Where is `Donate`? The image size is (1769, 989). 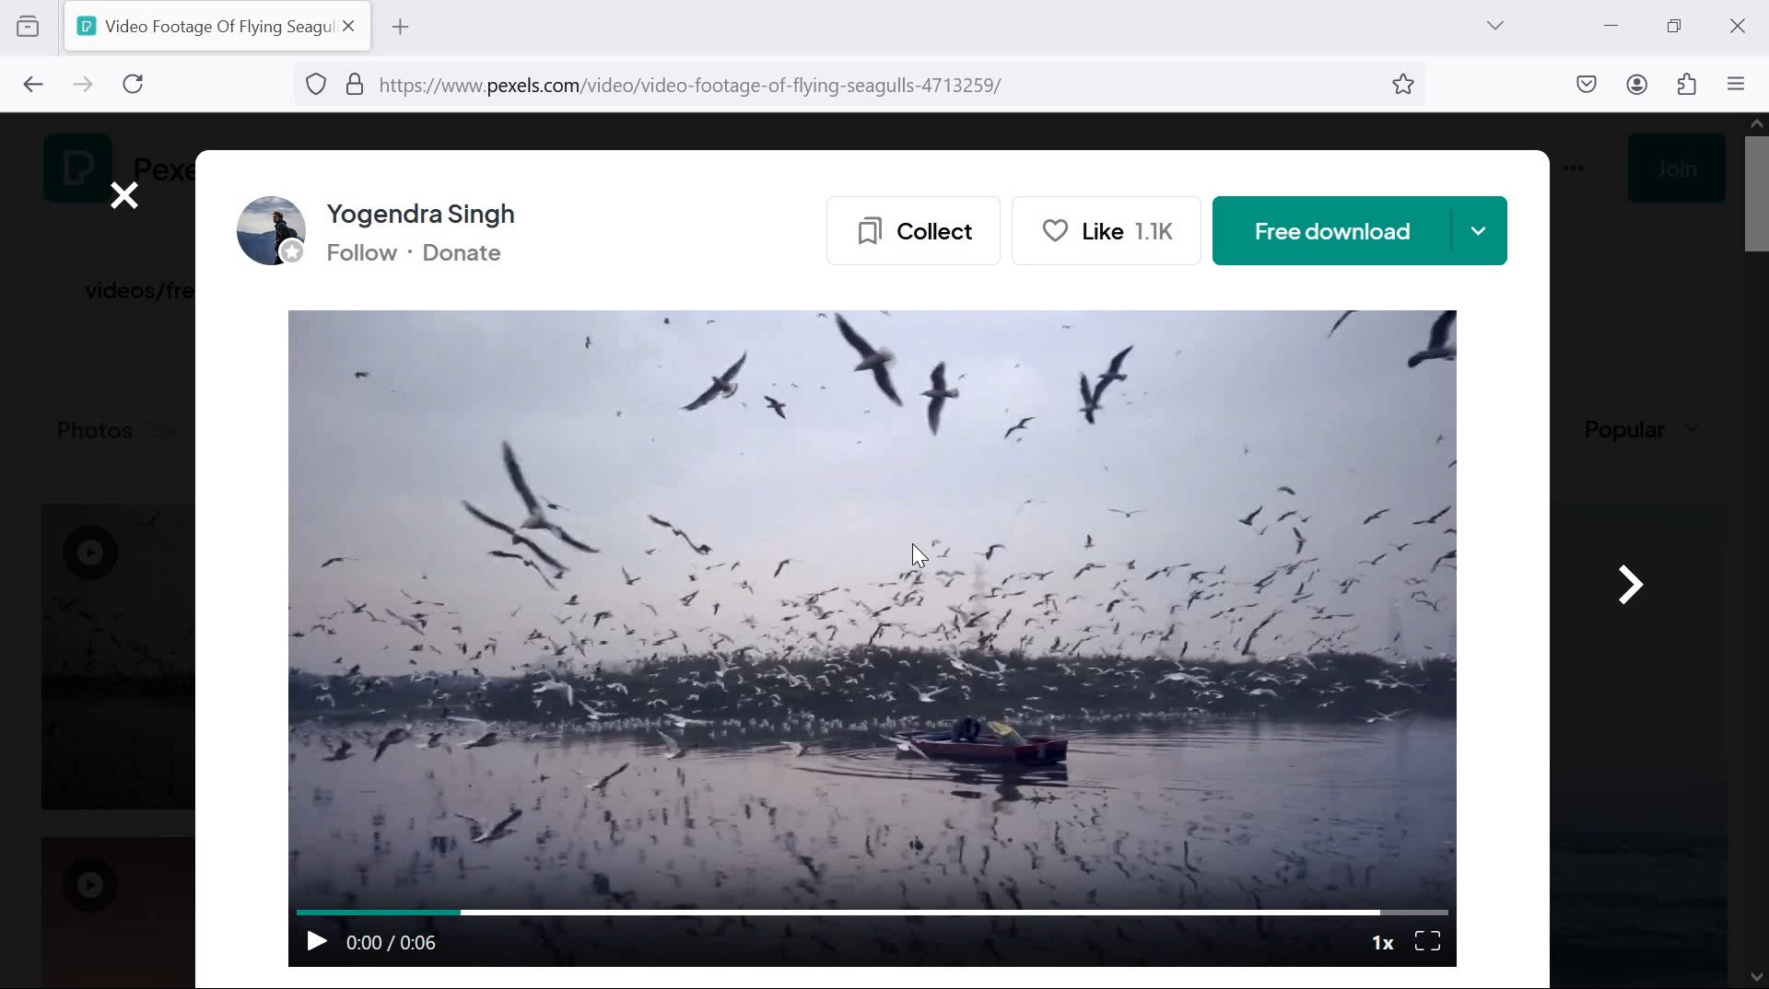 Donate is located at coordinates (474, 256).